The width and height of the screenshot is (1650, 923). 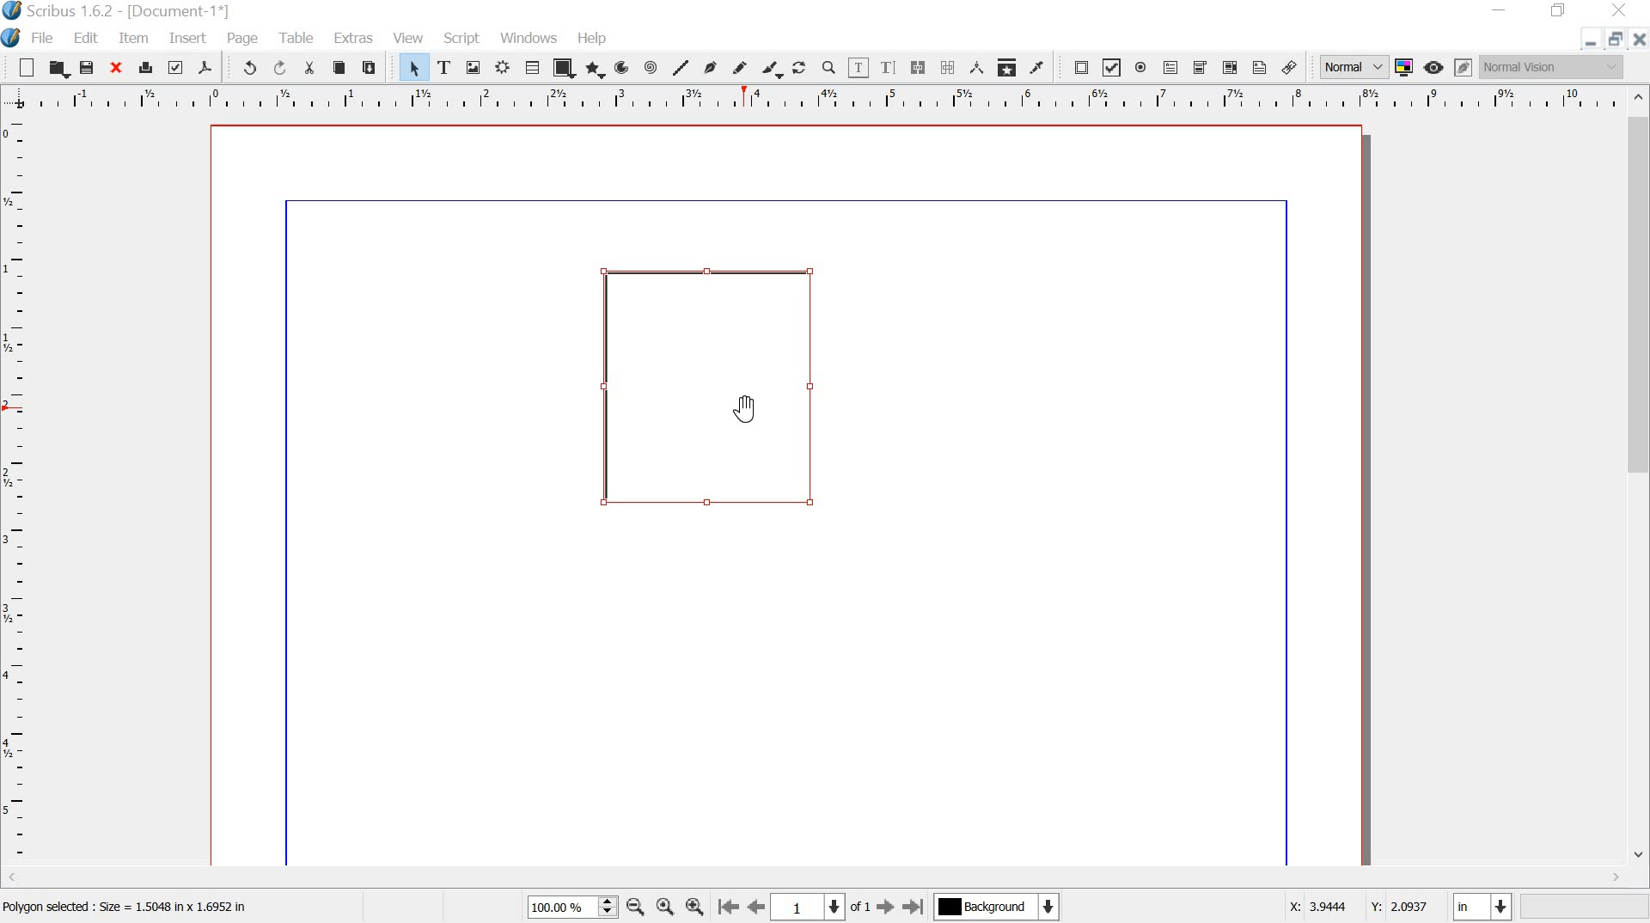 I want to click on text frame, so click(x=449, y=68).